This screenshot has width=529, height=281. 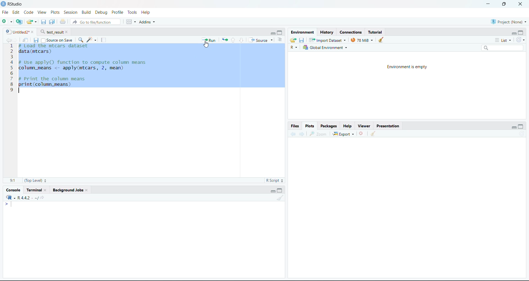 What do you see at coordinates (15, 12) in the screenshot?
I see `Edit` at bounding box center [15, 12].